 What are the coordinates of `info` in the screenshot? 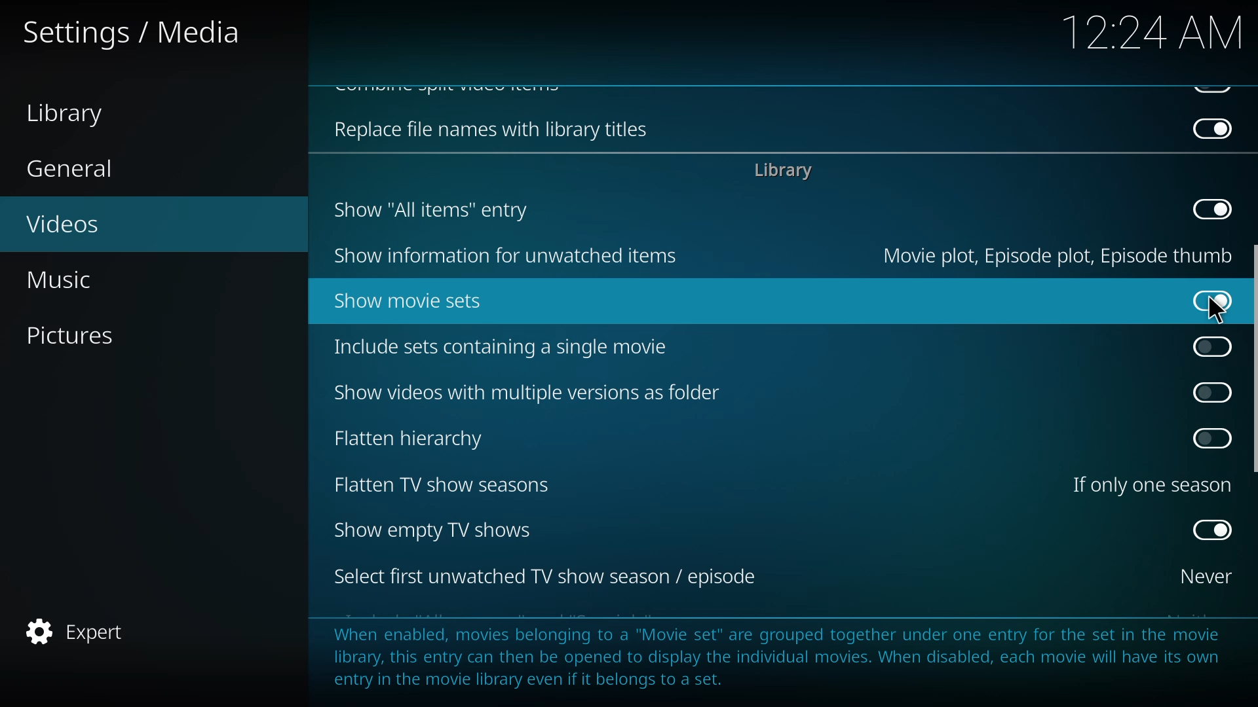 It's located at (786, 656).